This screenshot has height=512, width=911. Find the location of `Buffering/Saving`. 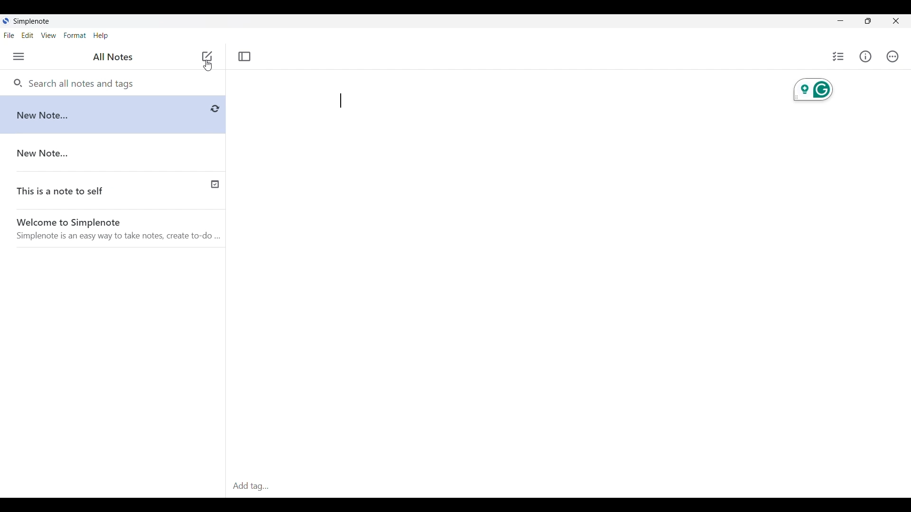

Buffering/Saving is located at coordinates (215, 109).